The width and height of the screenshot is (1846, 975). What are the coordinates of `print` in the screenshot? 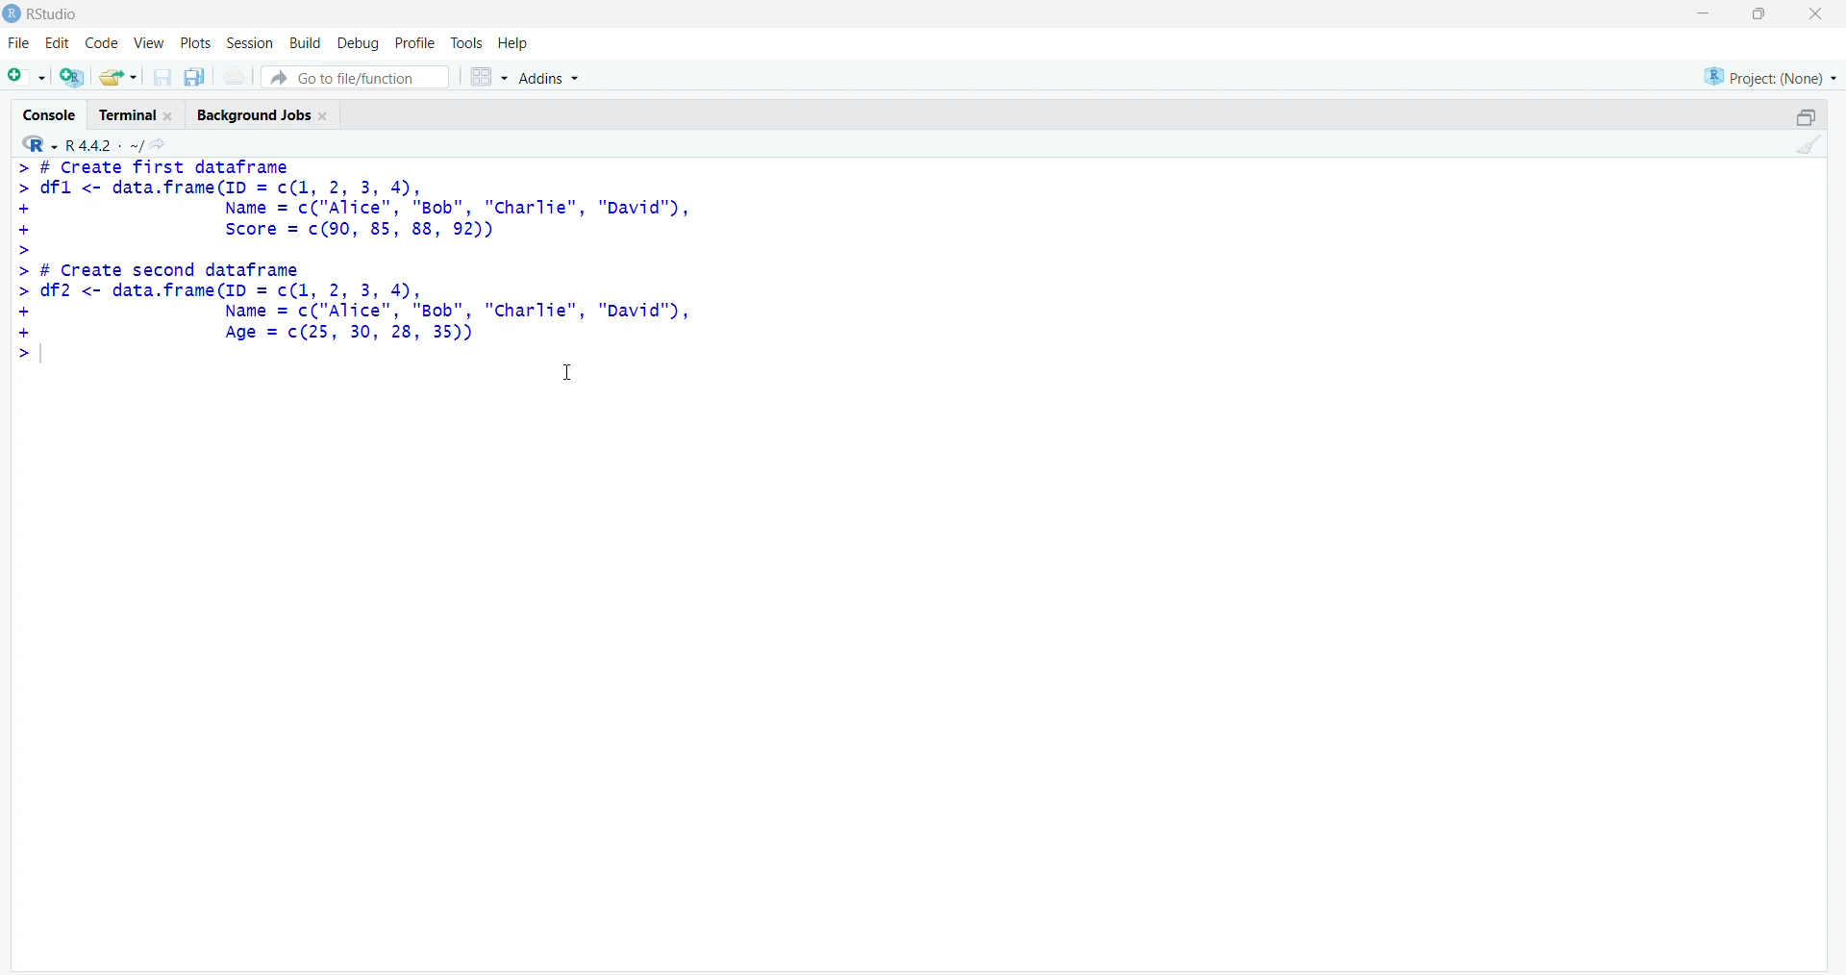 It's located at (236, 75).